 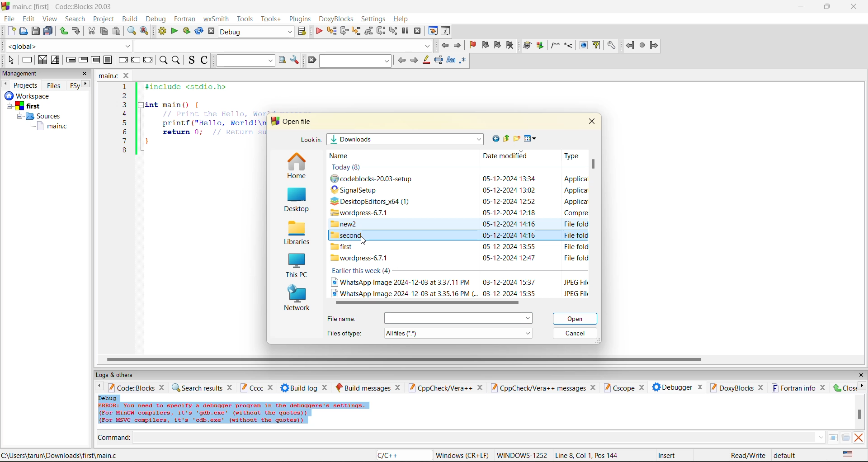 What do you see at coordinates (433, 32) in the screenshot?
I see `debugging windows` at bounding box center [433, 32].